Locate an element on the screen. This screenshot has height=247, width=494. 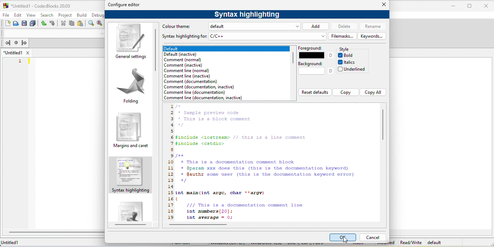
c/c++ is located at coordinates (267, 36).